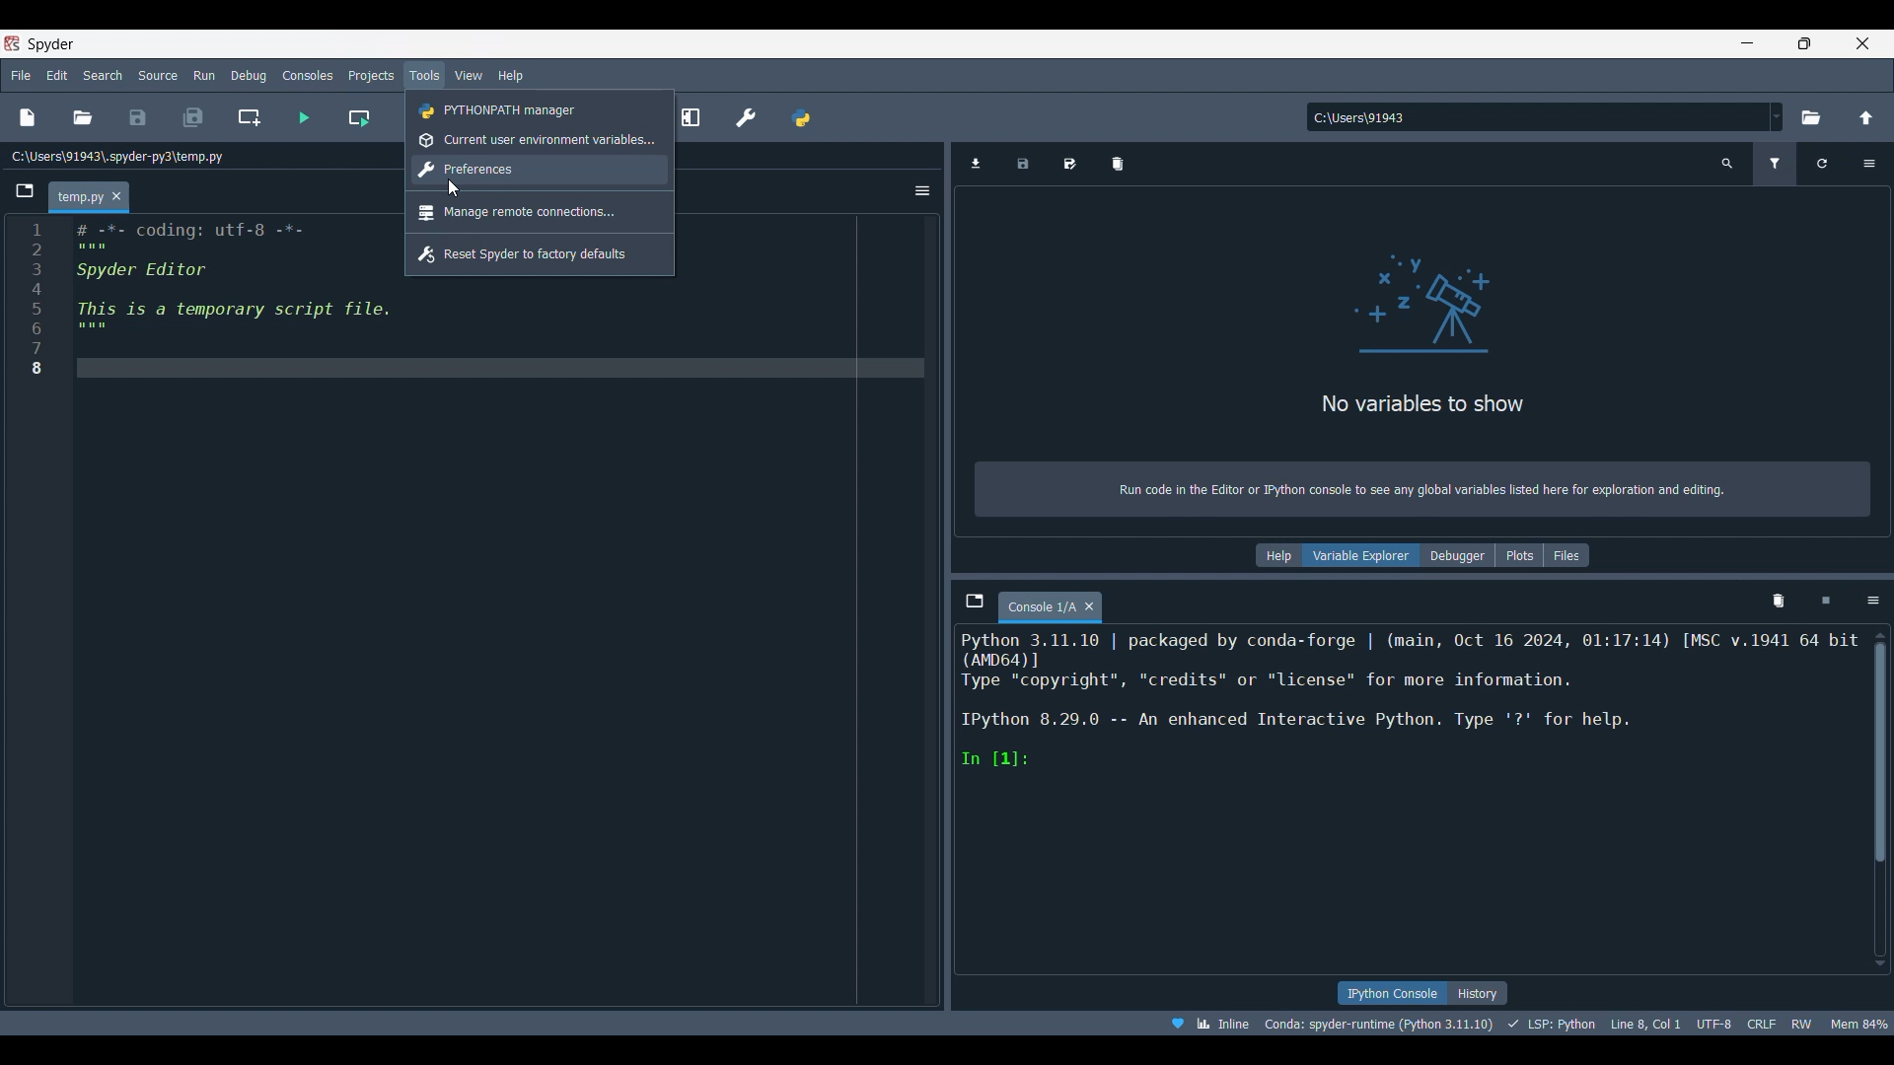  Describe the element at coordinates (1779, 603) in the screenshot. I see `Remove all variables from namespace` at that location.